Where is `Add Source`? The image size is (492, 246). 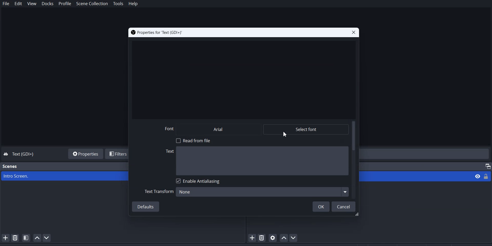 Add Source is located at coordinates (252, 238).